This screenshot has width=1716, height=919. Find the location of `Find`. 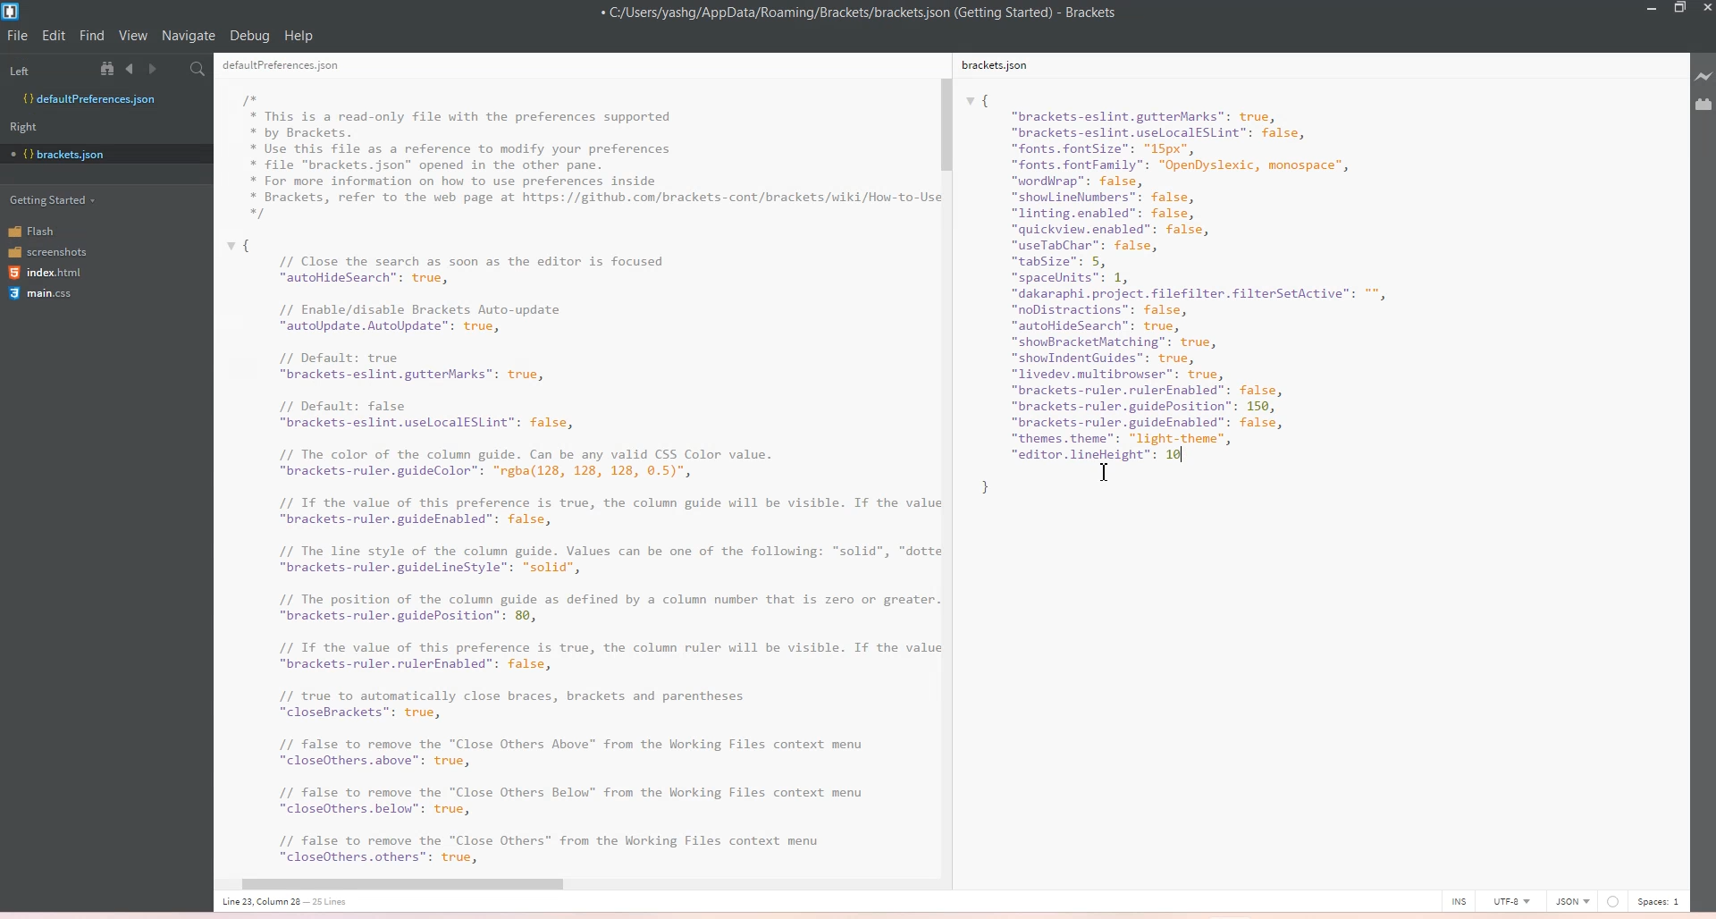

Find is located at coordinates (93, 36).